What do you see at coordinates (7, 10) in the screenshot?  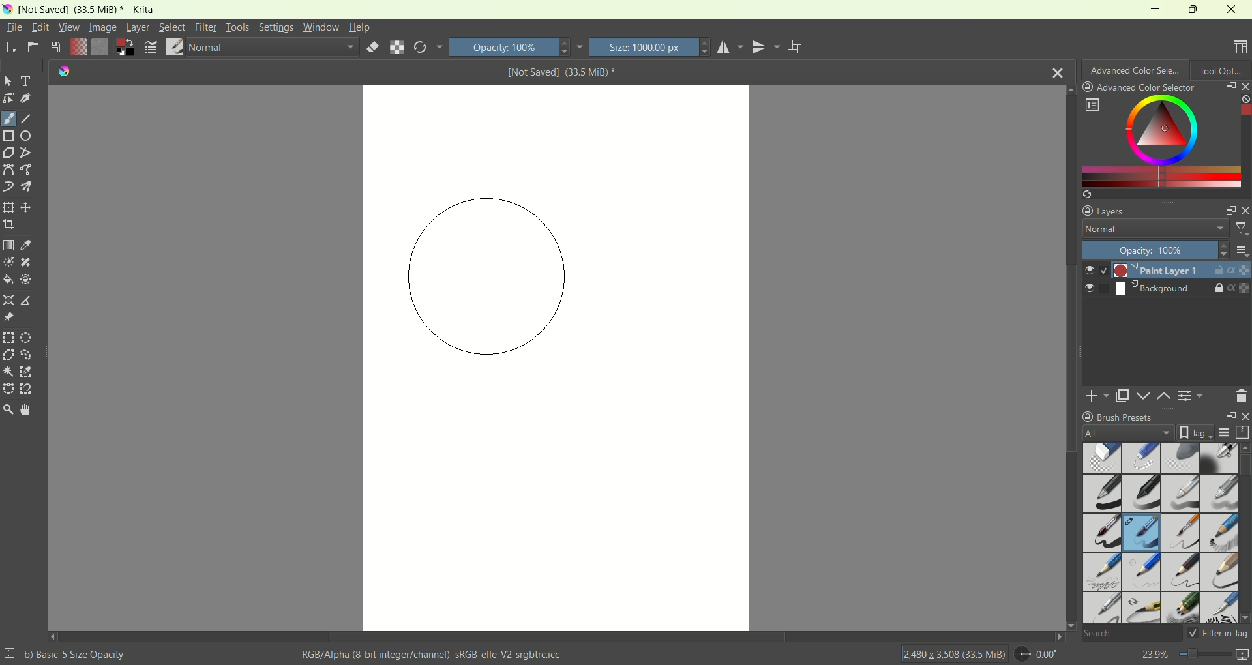 I see `logo` at bounding box center [7, 10].